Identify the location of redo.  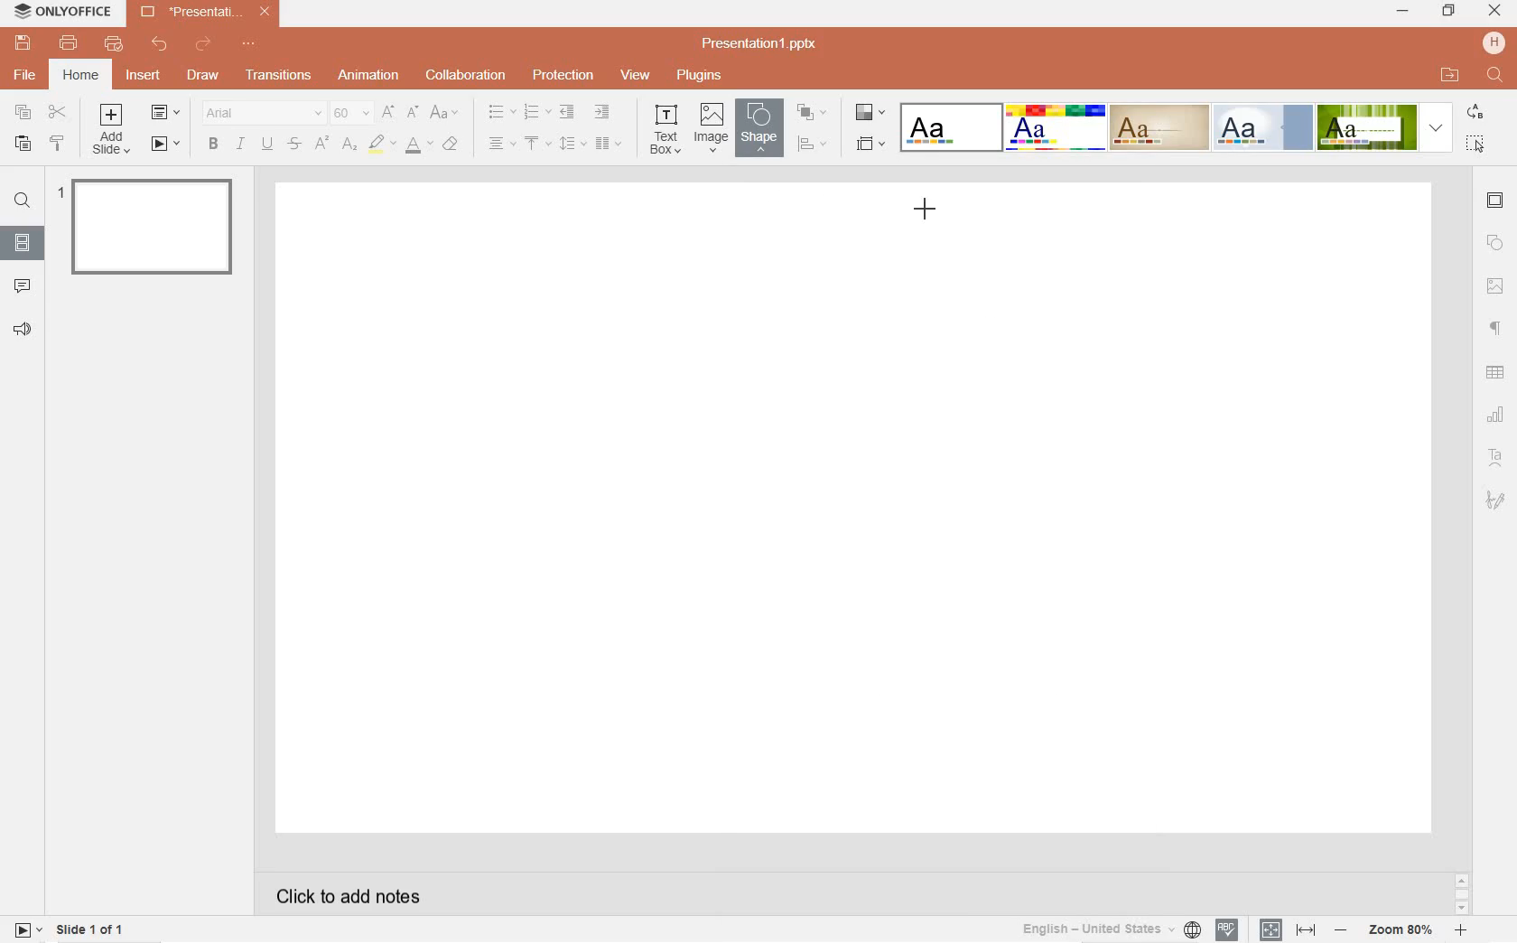
(204, 46).